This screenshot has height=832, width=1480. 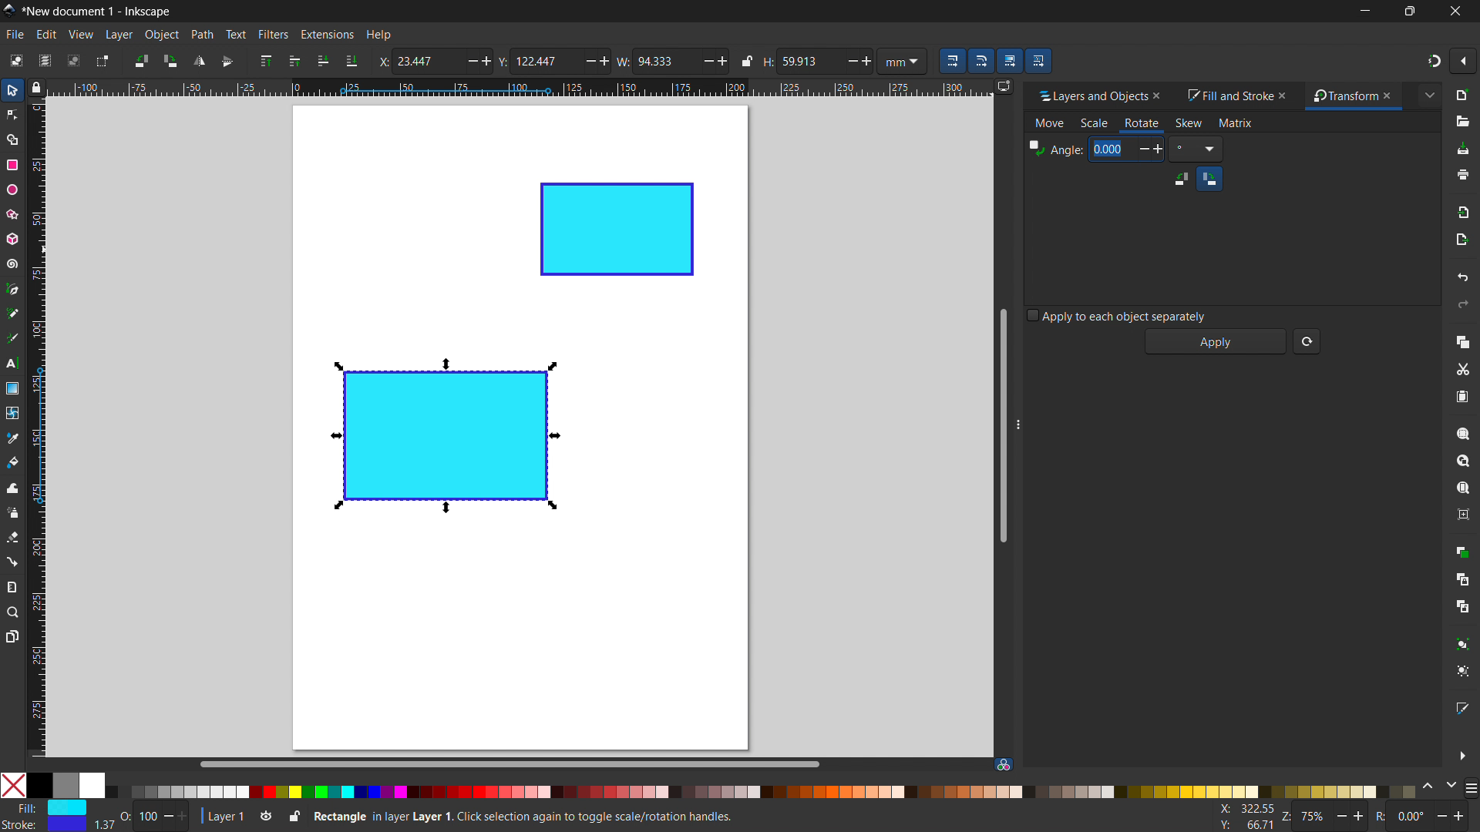 I want to click on connector tool, so click(x=12, y=561).